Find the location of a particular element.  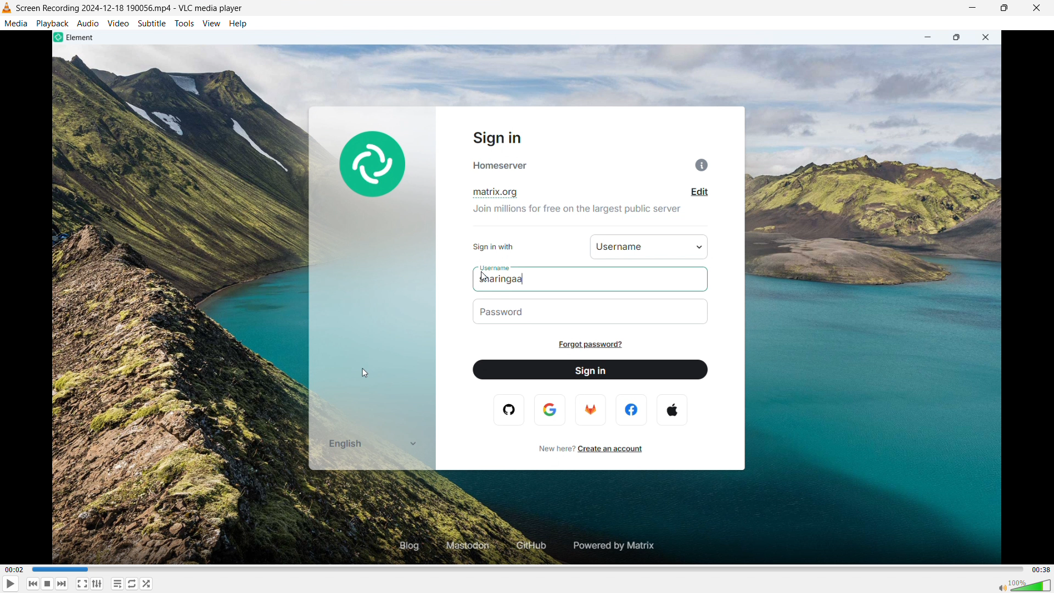

close is located at coordinates (1037, 8).